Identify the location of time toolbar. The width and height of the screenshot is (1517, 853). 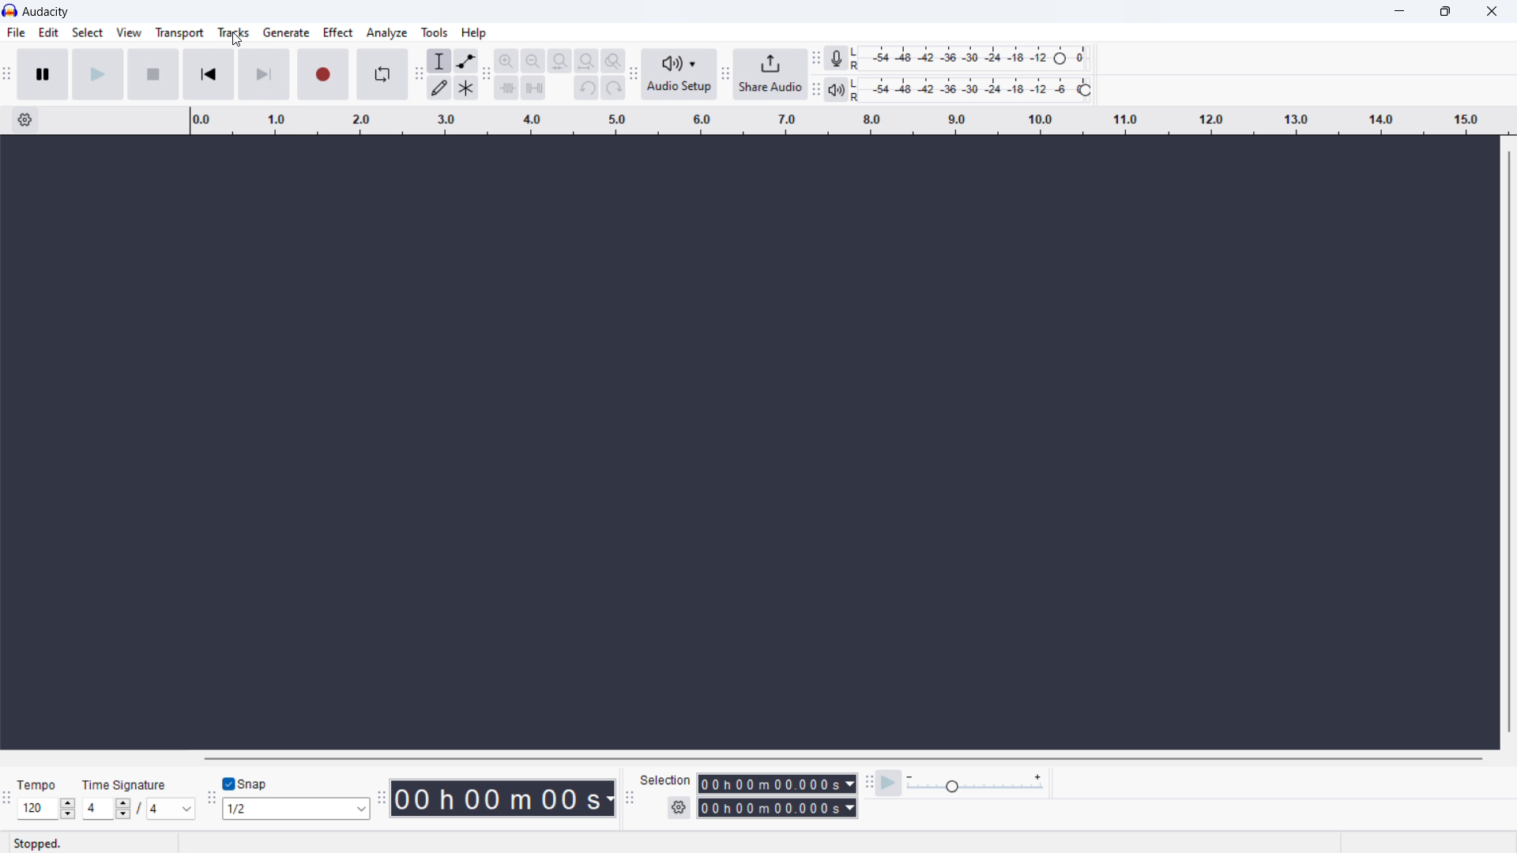
(381, 794).